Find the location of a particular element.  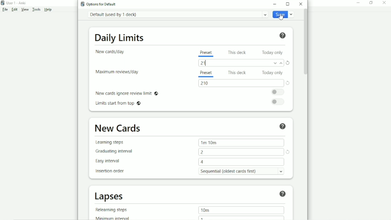

Minimize is located at coordinates (358, 3).